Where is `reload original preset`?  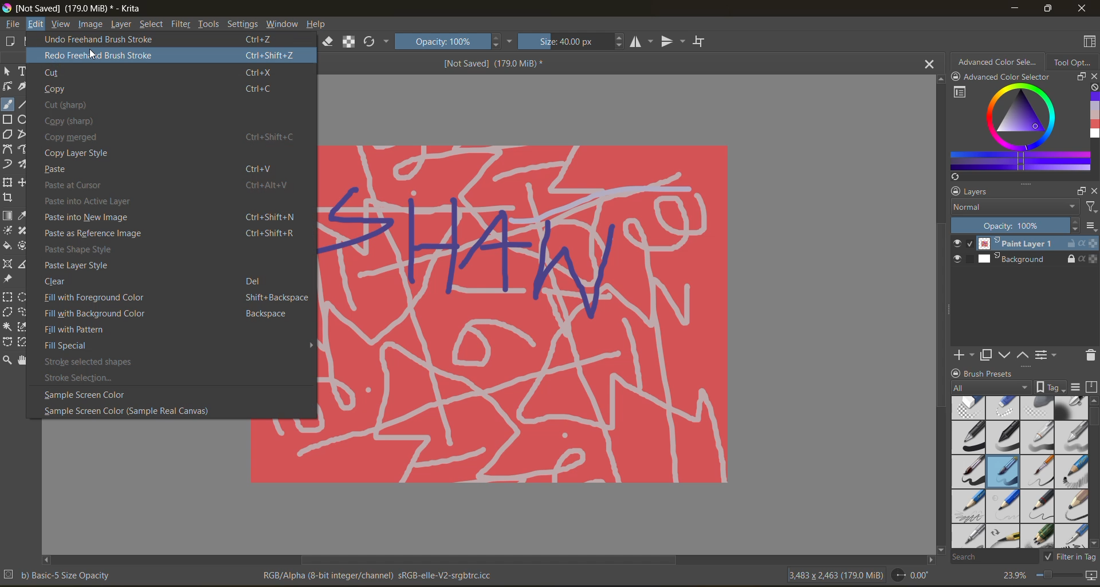
reload original preset is located at coordinates (377, 41).